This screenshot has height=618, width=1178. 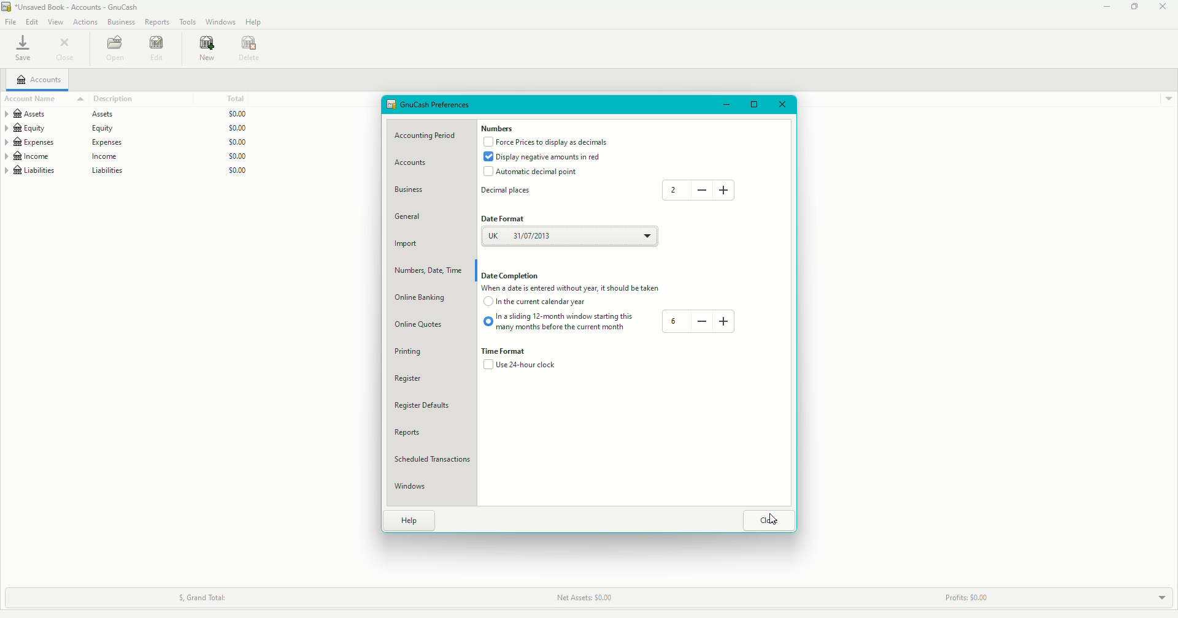 What do you see at coordinates (429, 270) in the screenshot?
I see `numbers, date, time` at bounding box center [429, 270].